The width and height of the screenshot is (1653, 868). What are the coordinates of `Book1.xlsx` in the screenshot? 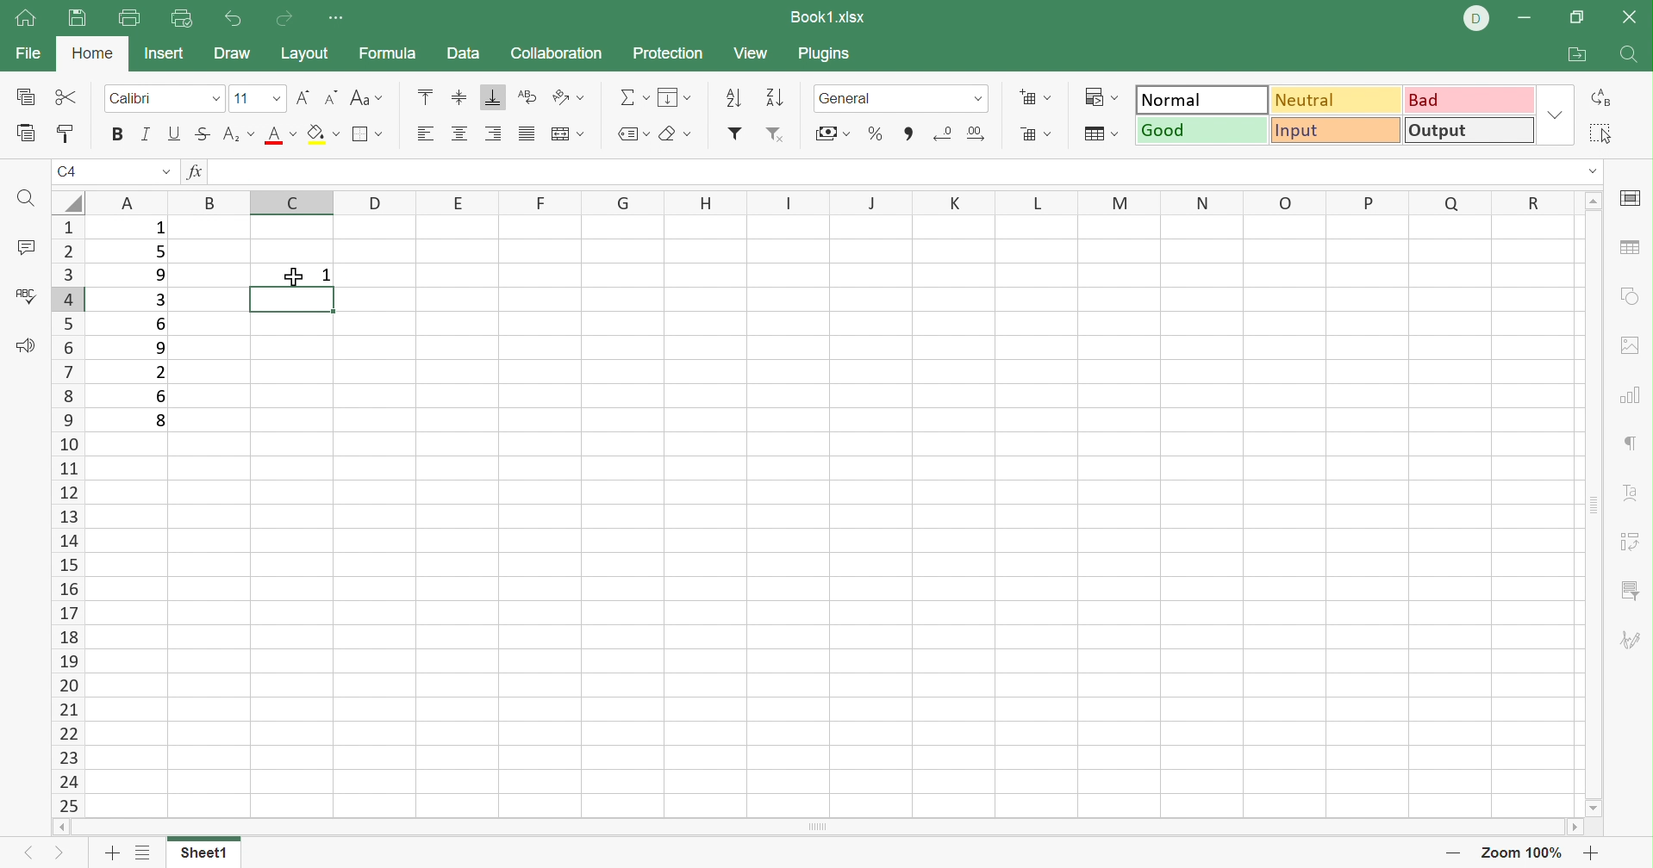 It's located at (829, 19).